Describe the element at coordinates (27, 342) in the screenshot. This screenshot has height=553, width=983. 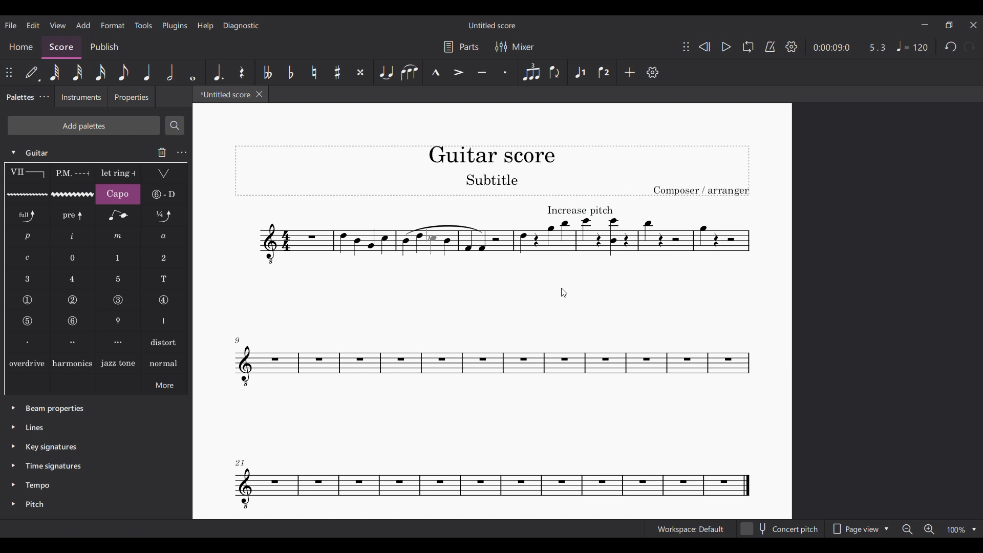
I see `Right hand fingering, first finger` at that location.